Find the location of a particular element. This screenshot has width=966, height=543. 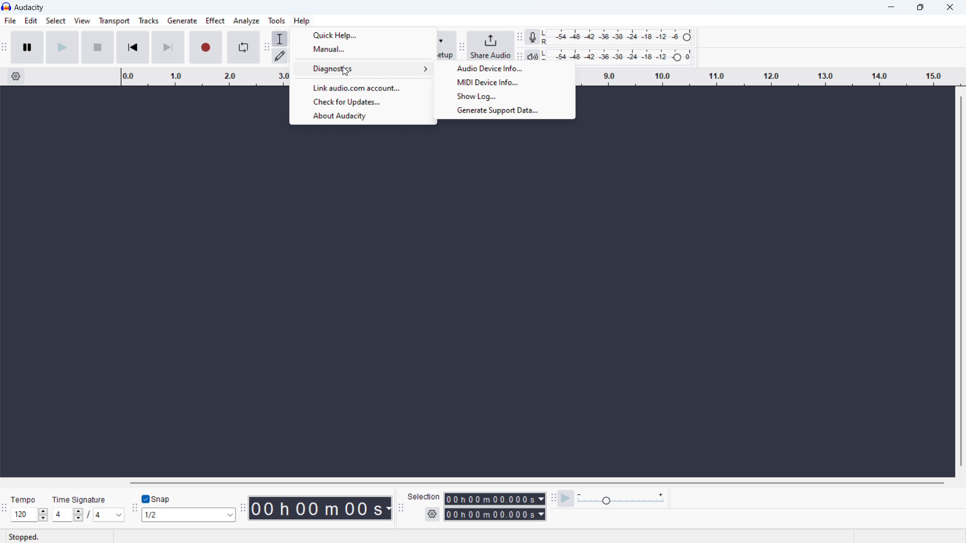

toggle snap is located at coordinates (156, 498).